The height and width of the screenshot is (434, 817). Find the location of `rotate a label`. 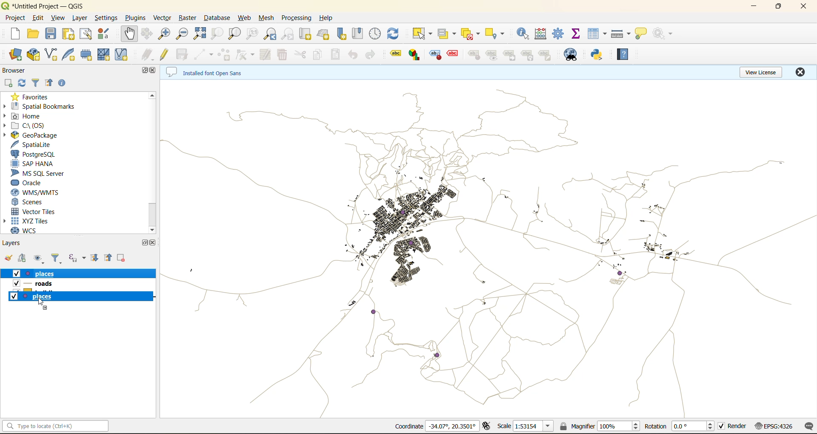

rotate a label is located at coordinates (529, 55).